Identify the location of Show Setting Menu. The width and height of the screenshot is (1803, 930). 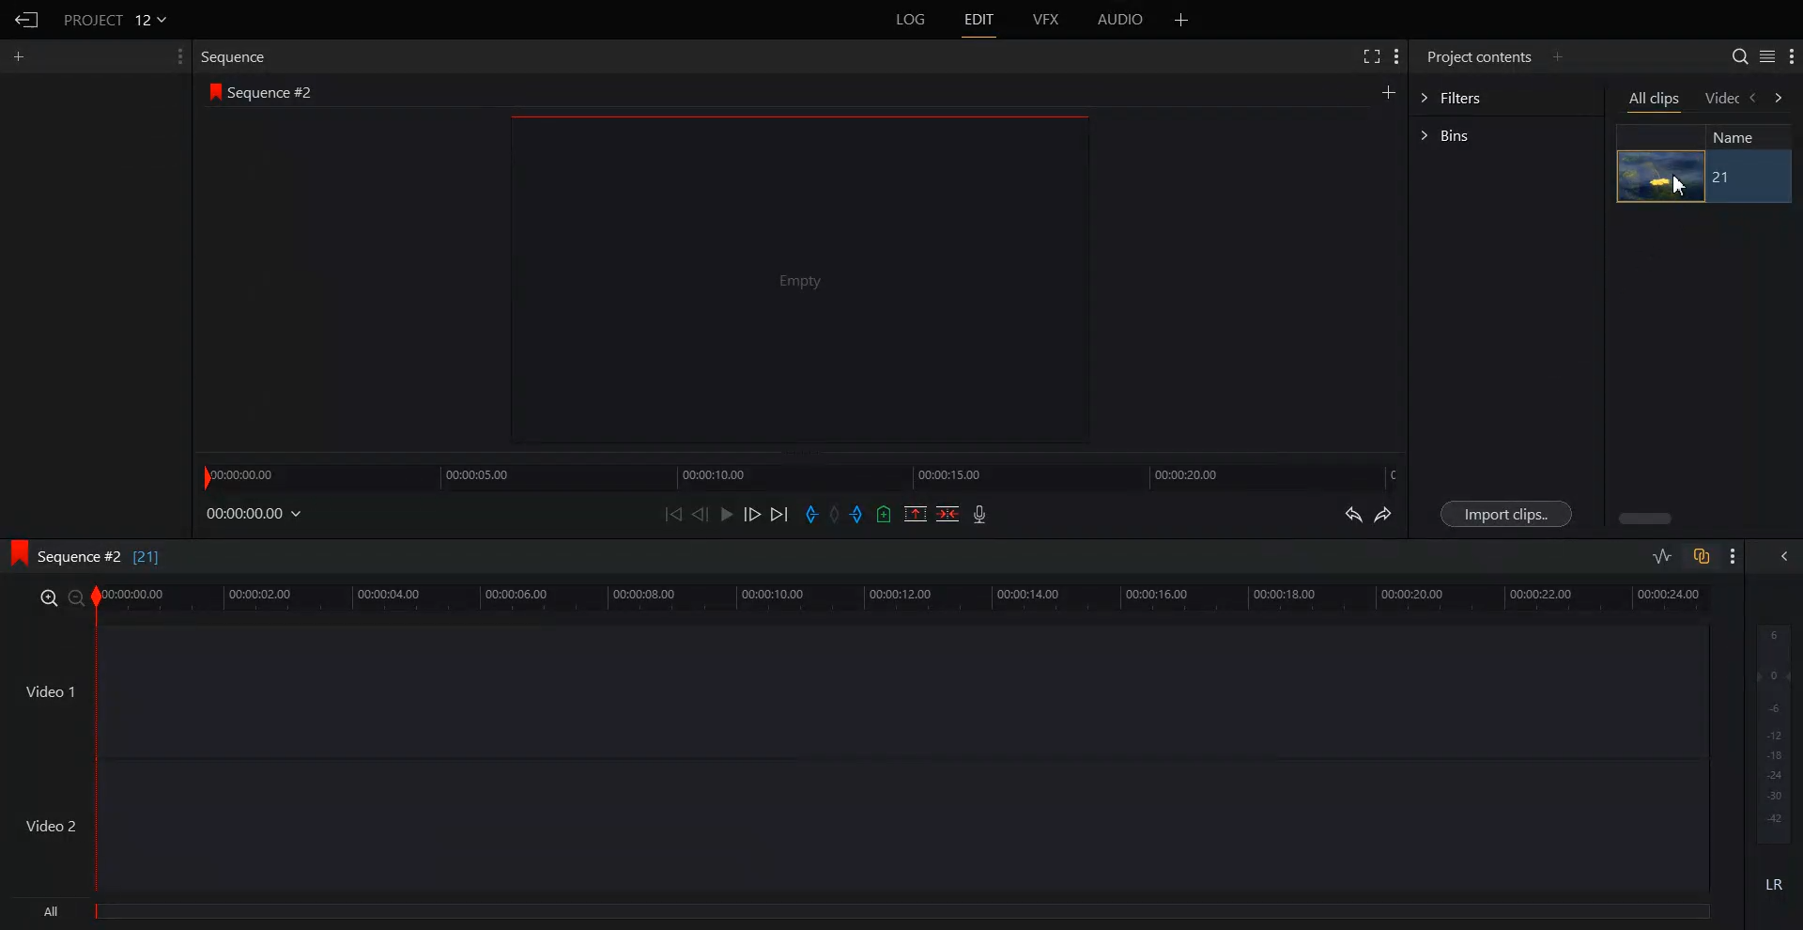
(1396, 57).